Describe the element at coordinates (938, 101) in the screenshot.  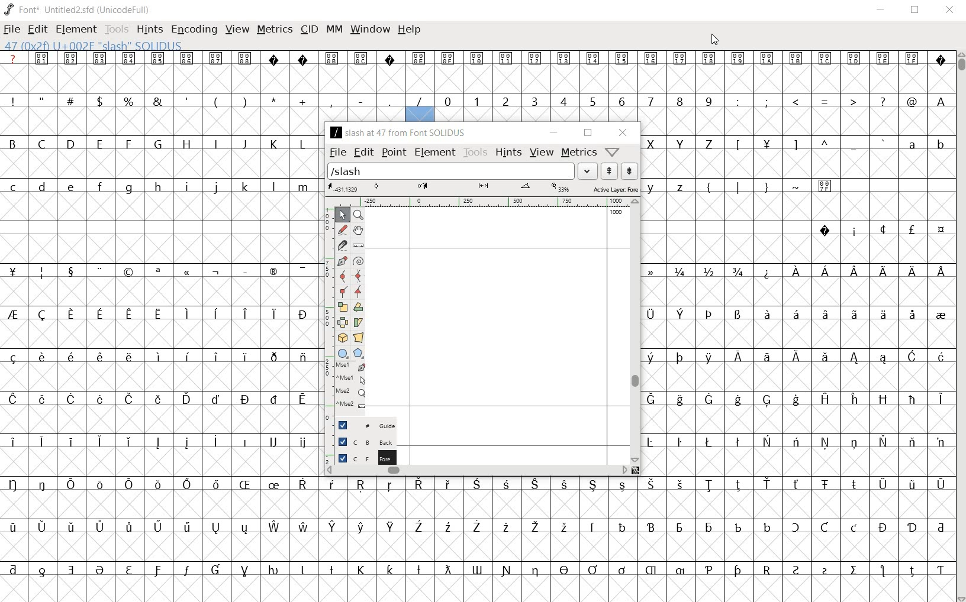
I see `A` at that location.